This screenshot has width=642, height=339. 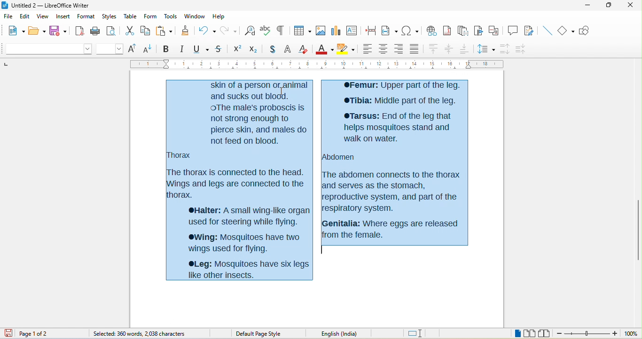 What do you see at coordinates (78, 30) in the screenshot?
I see `export directly as pdf` at bounding box center [78, 30].